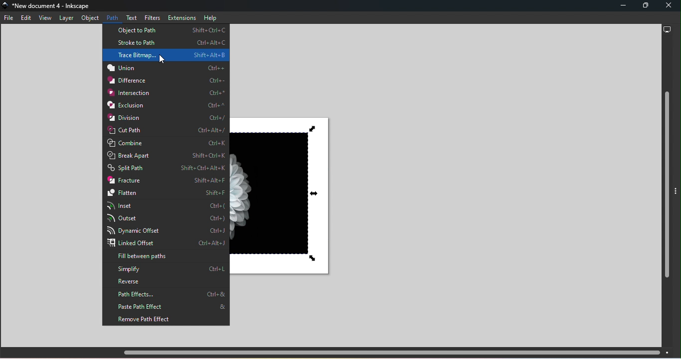 This screenshot has height=359, width=681. I want to click on Display options, so click(667, 29).